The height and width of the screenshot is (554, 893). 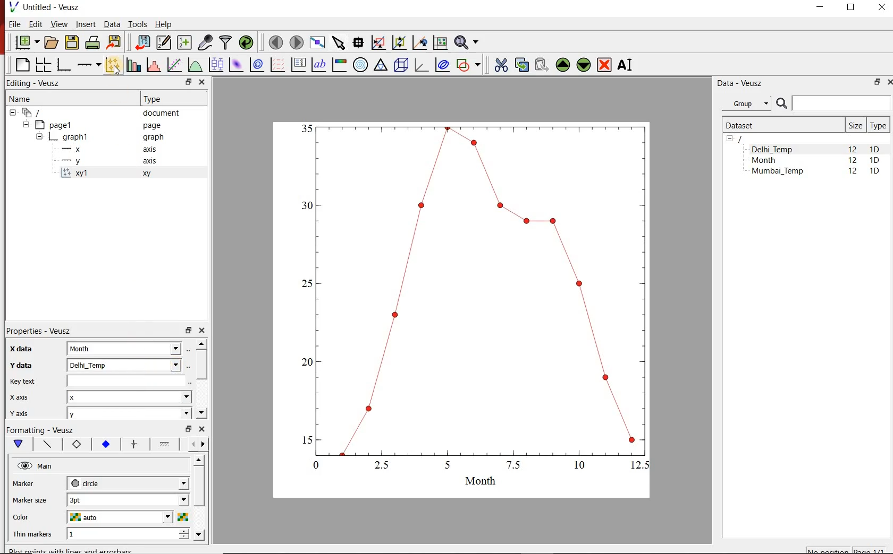 What do you see at coordinates (880, 7) in the screenshot?
I see `CLOSE` at bounding box center [880, 7].